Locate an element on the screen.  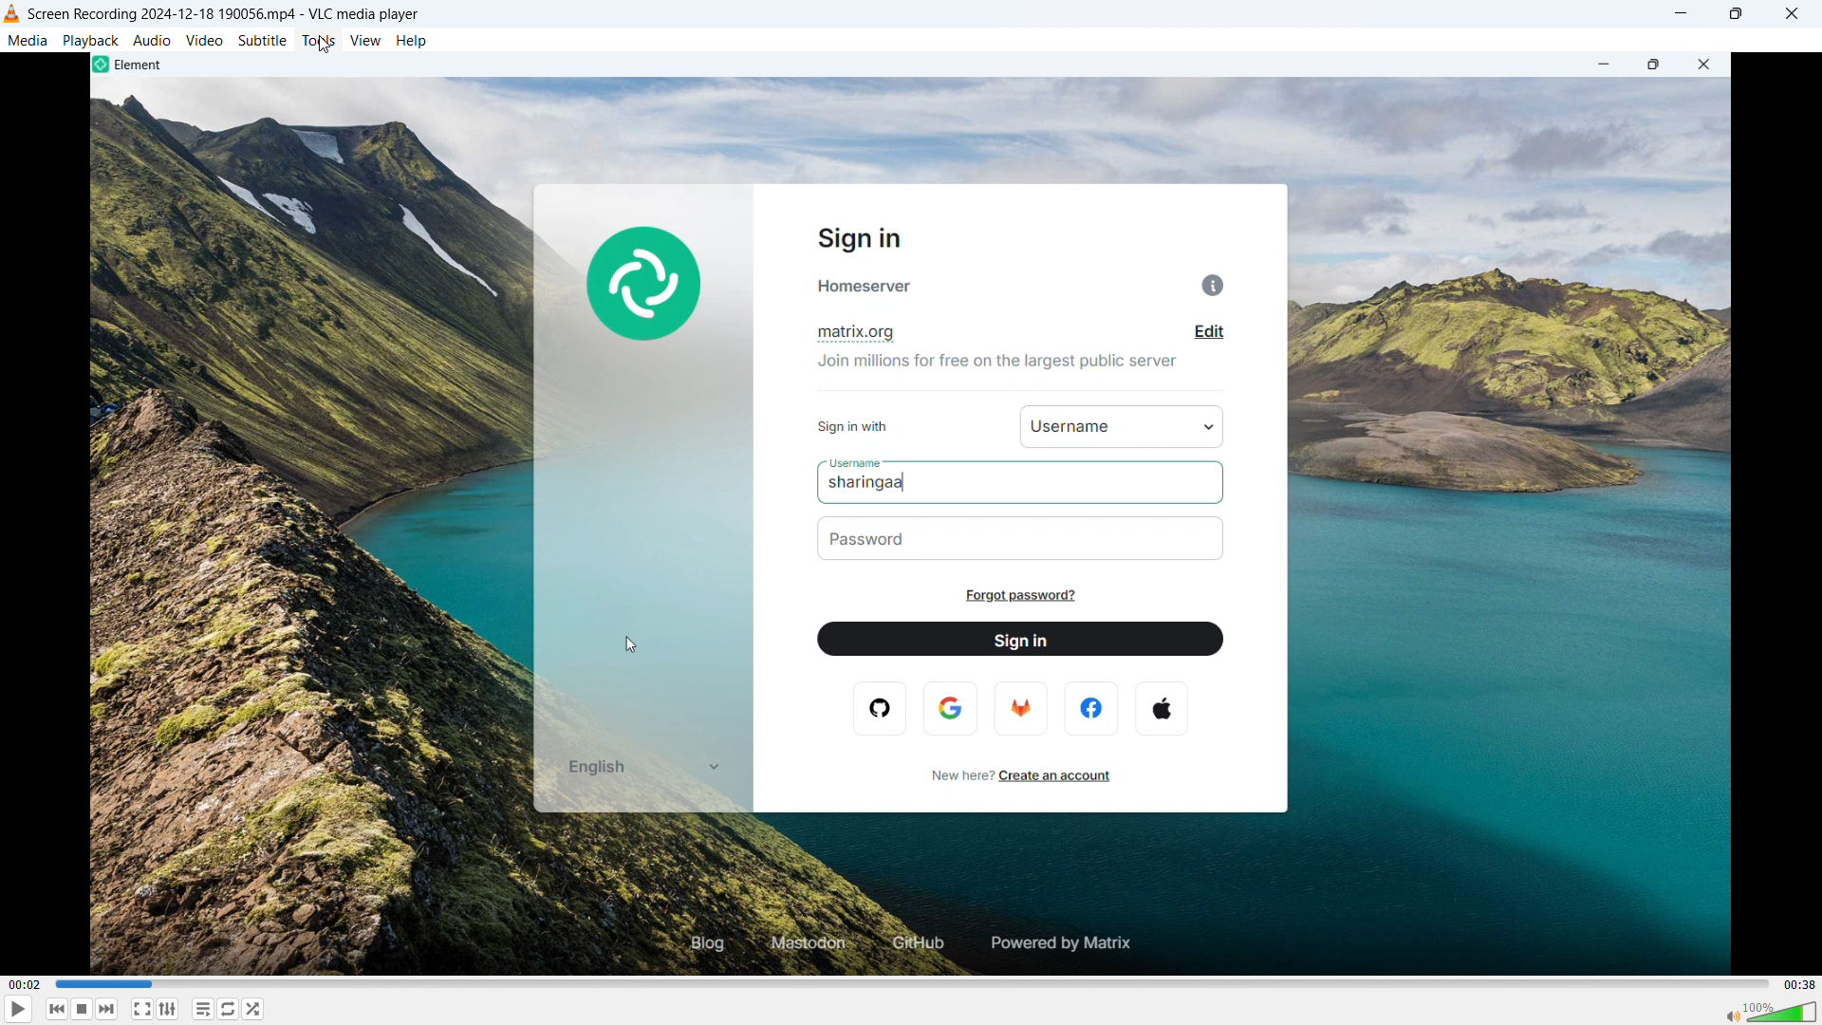
homeserver is located at coordinates (865, 288).